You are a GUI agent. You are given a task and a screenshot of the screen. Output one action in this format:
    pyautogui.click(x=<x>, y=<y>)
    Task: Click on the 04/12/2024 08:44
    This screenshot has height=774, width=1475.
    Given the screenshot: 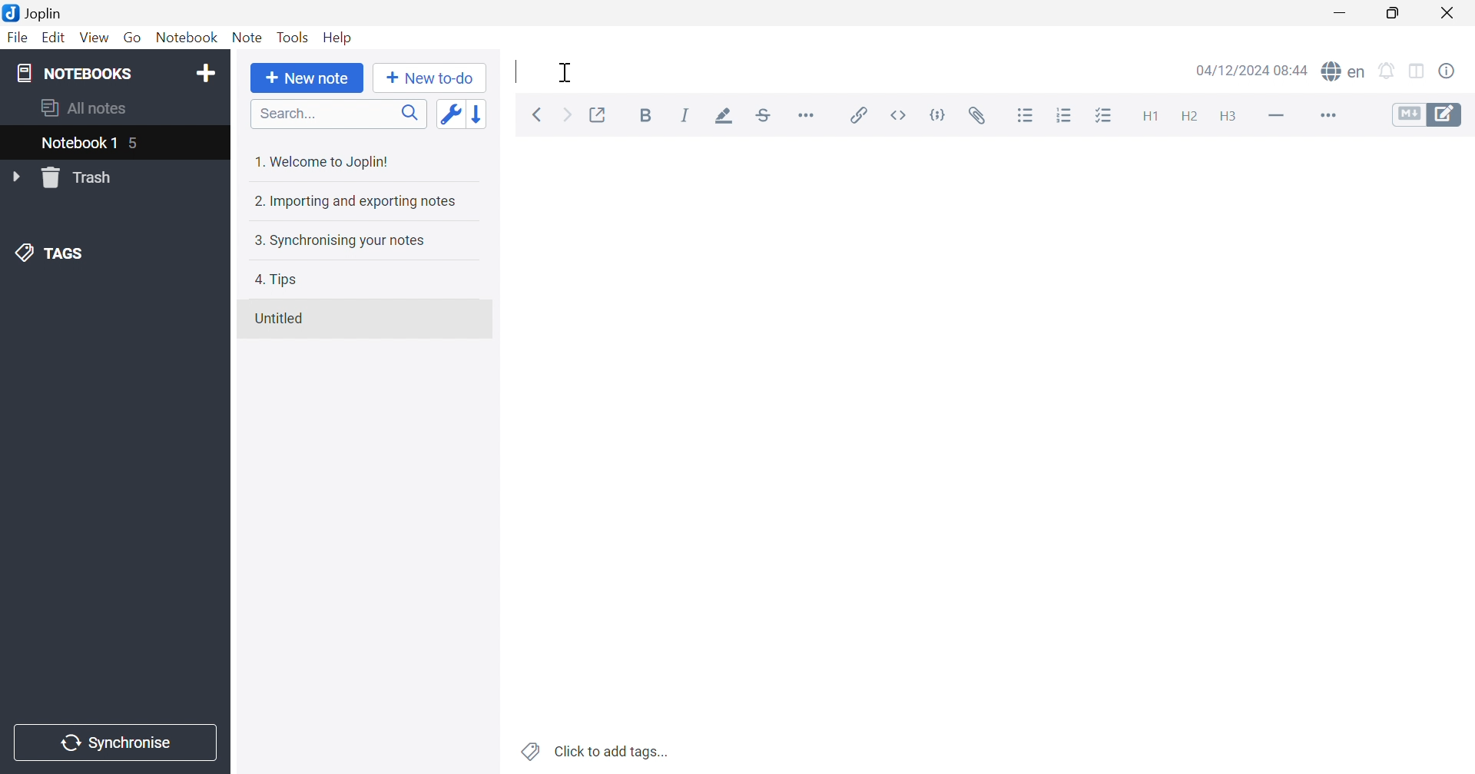 What is the action you would take?
    pyautogui.click(x=1250, y=70)
    